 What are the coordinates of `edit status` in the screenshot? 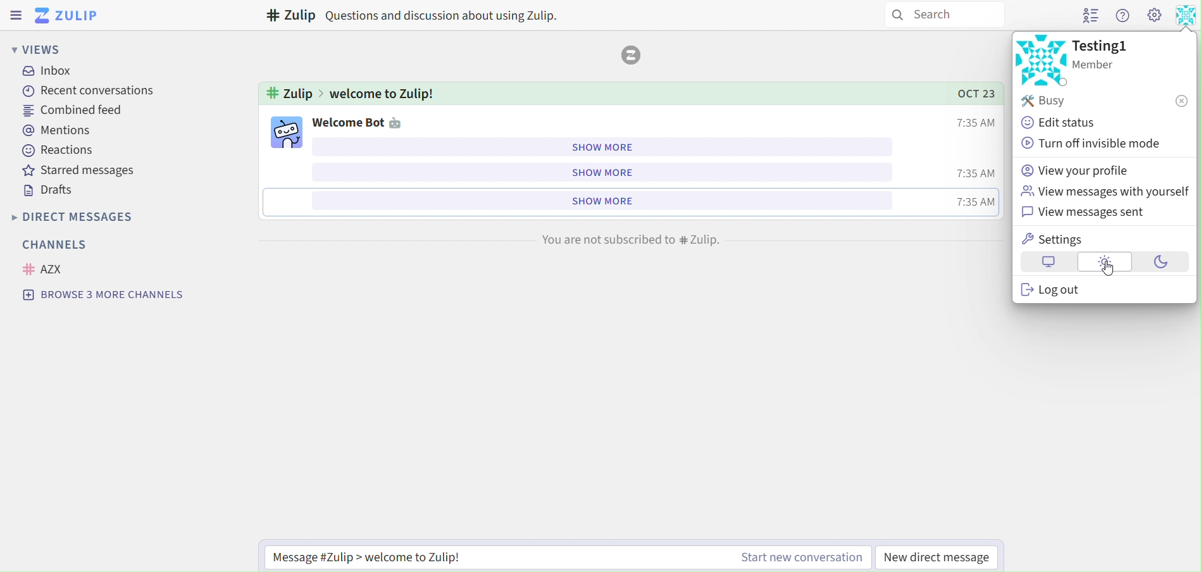 It's located at (1059, 123).